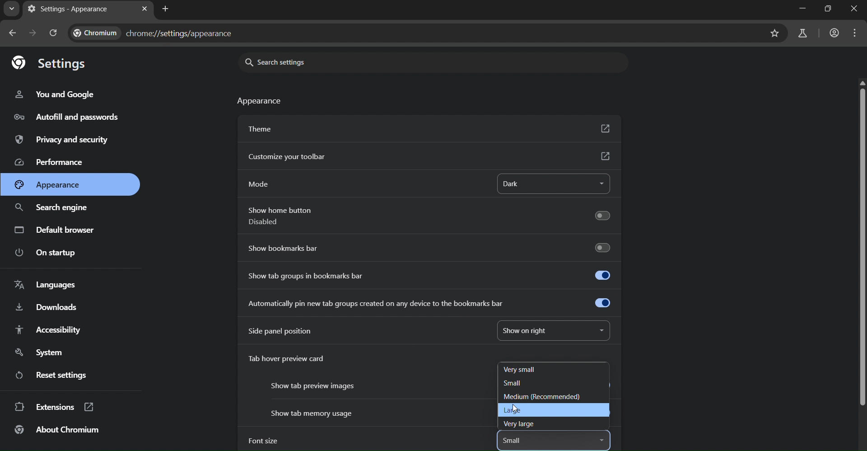 The height and width of the screenshot is (451, 867). What do you see at coordinates (10, 33) in the screenshot?
I see `go back one page` at bounding box center [10, 33].